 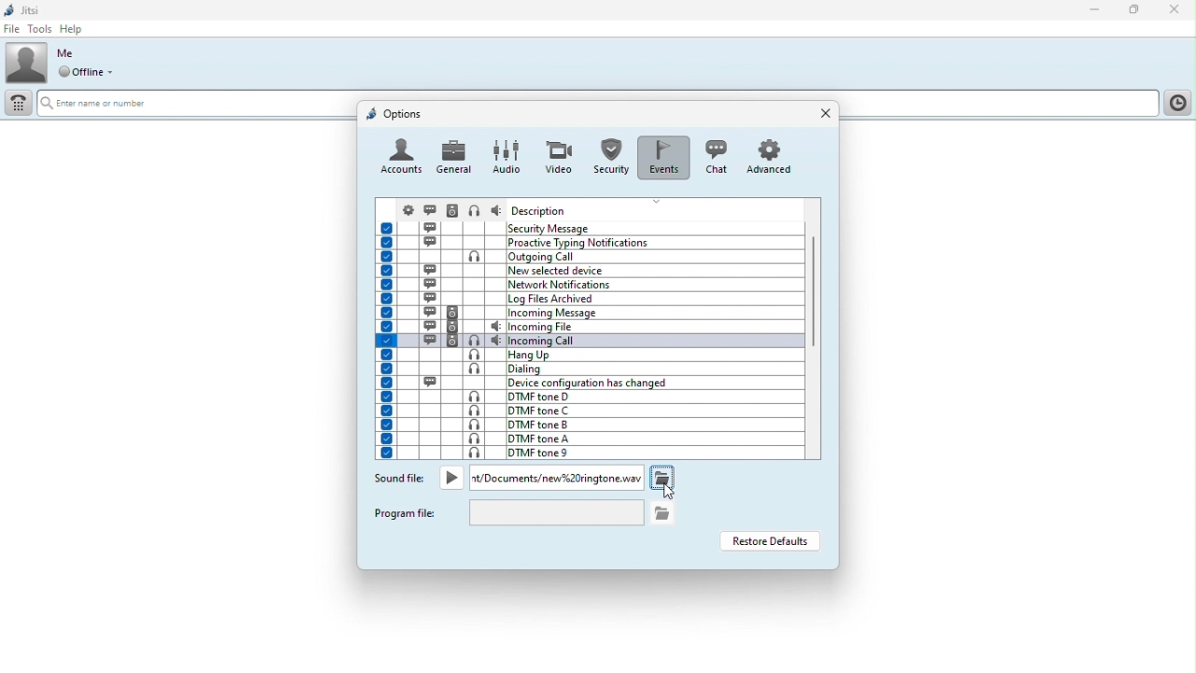 I want to click on E———, so click(x=103, y=103).